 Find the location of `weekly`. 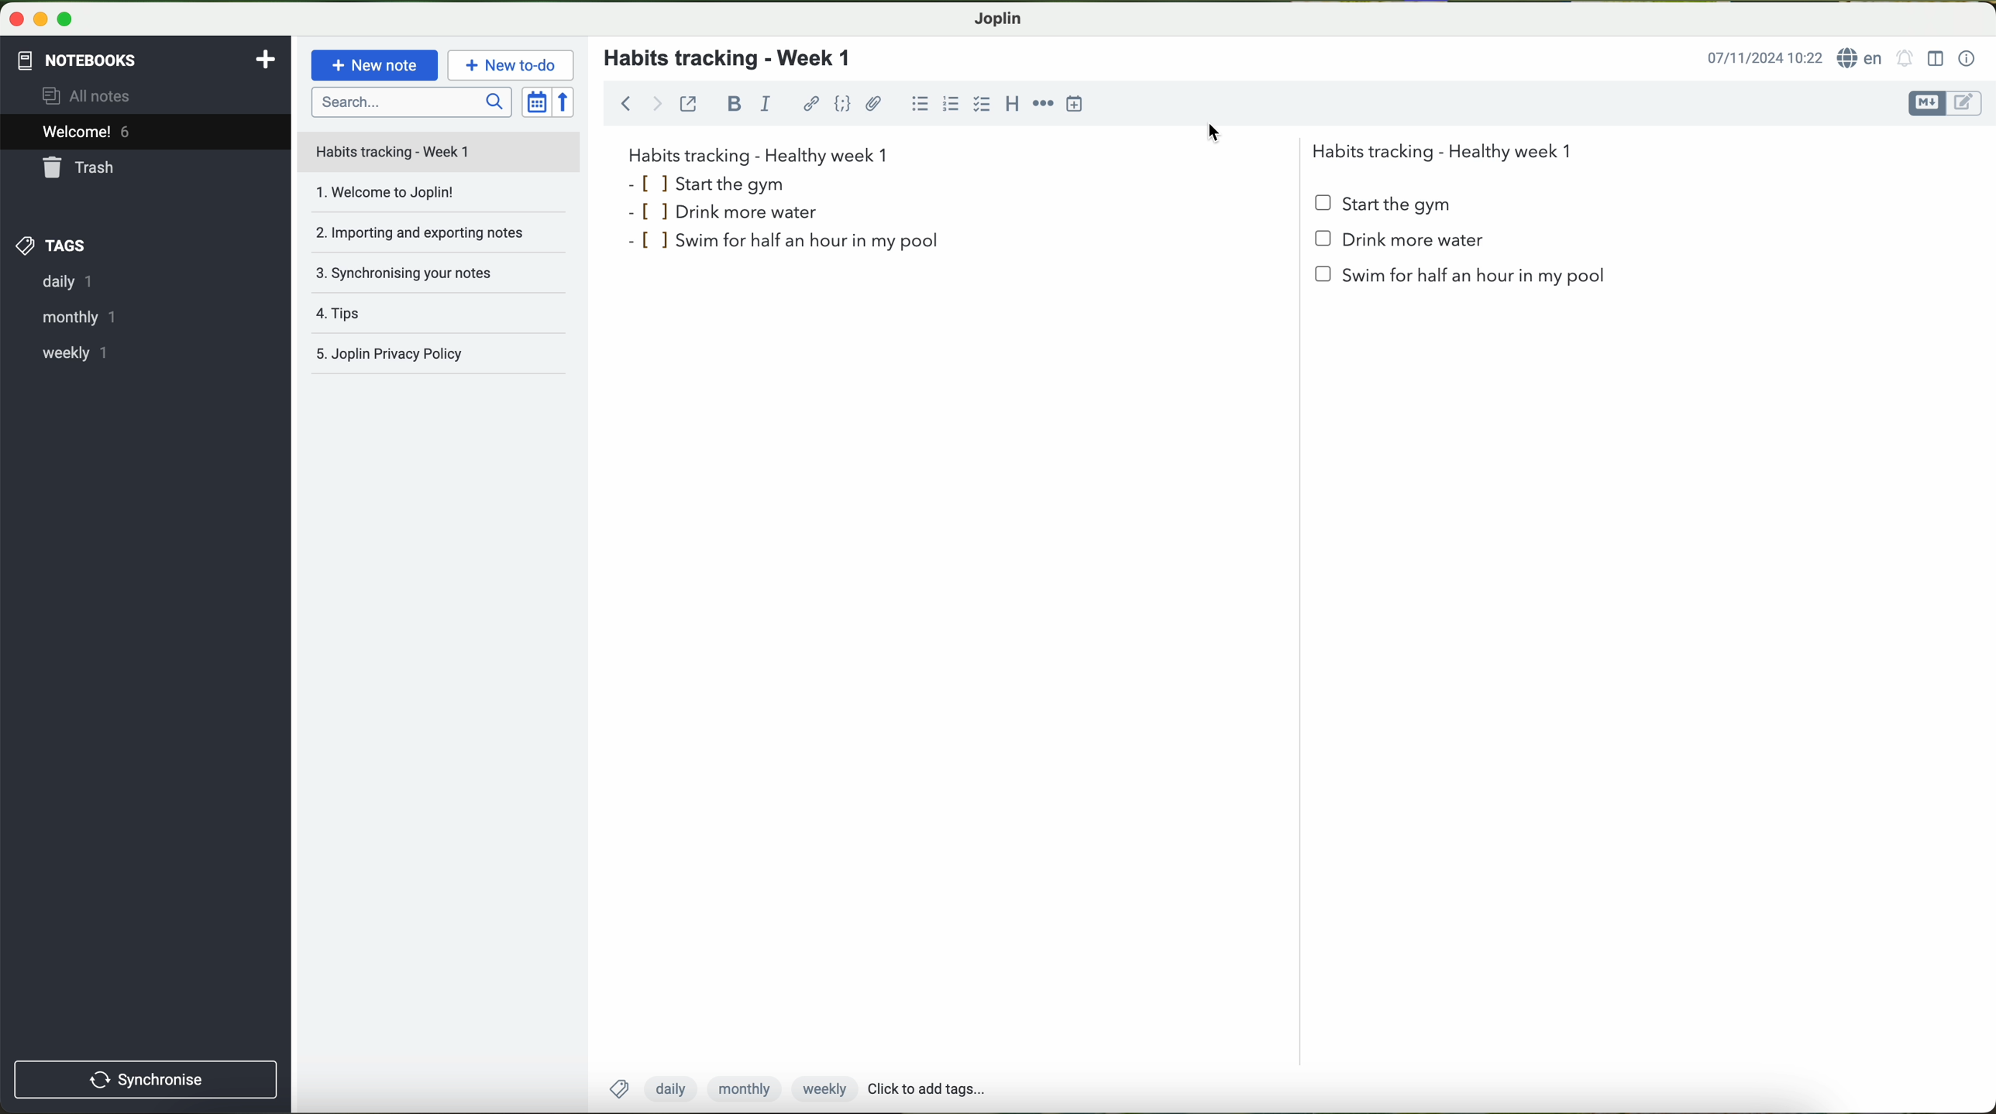

weekly is located at coordinates (821, 1090).